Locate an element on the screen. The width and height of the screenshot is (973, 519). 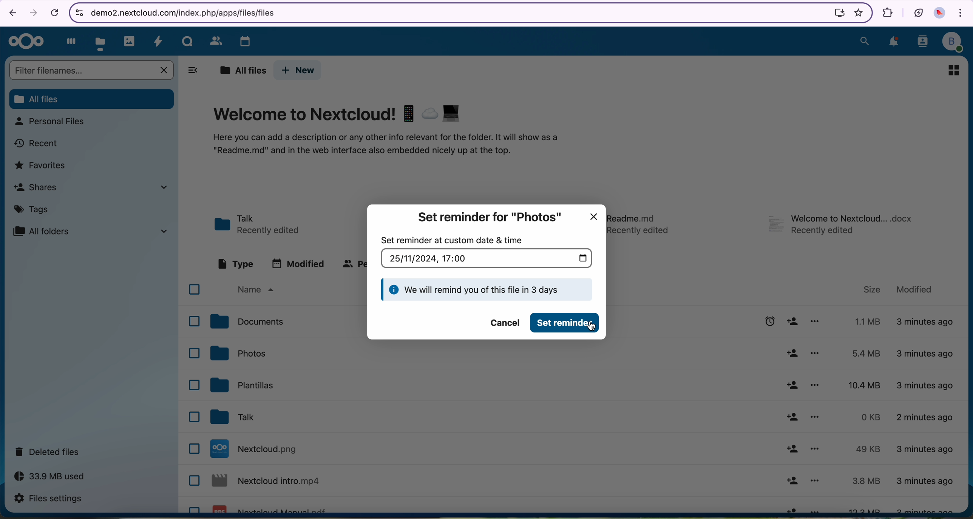
navigate back is located at coordinates (11, 14).